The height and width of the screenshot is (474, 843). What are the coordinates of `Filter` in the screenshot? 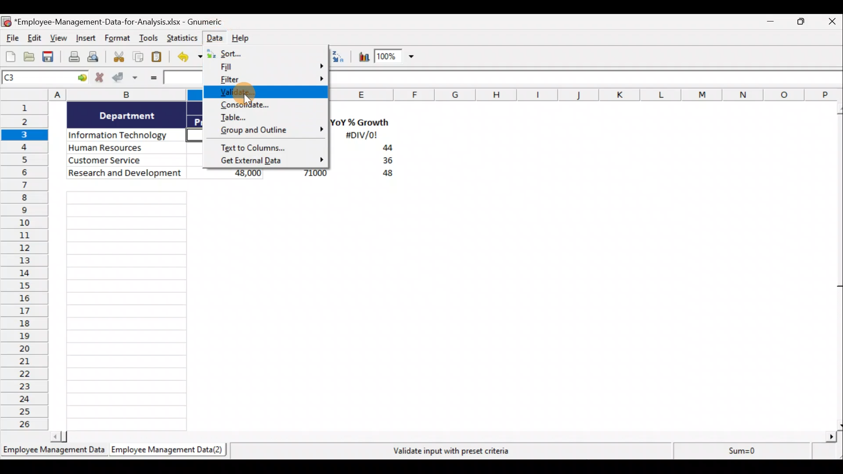 It's located at (267, 81).